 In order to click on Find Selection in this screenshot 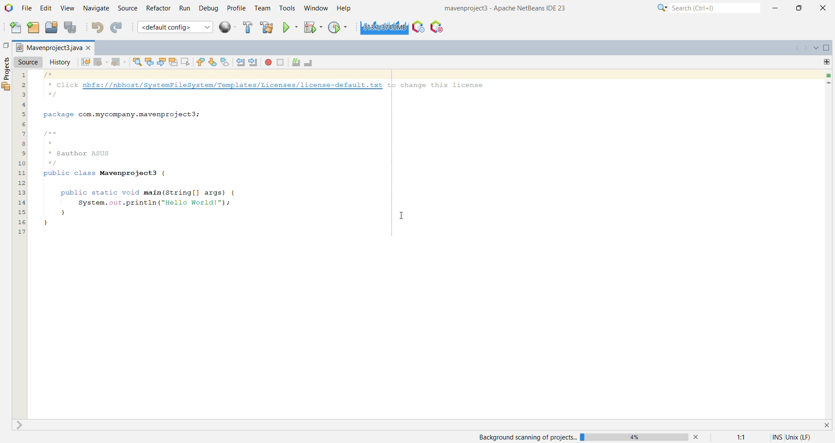, I will do `click(136, 63)`.